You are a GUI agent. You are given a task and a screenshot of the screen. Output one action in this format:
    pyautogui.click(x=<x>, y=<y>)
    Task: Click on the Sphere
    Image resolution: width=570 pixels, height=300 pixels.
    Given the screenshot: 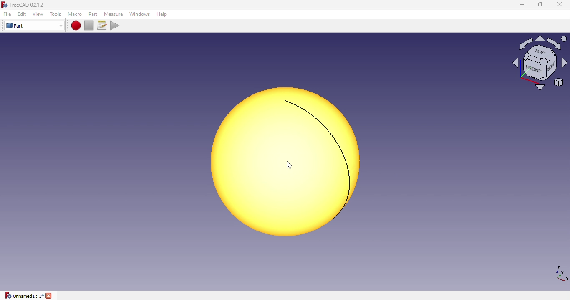 What is the action you would take?
    pyautogui.click(x=280, y=162)
    